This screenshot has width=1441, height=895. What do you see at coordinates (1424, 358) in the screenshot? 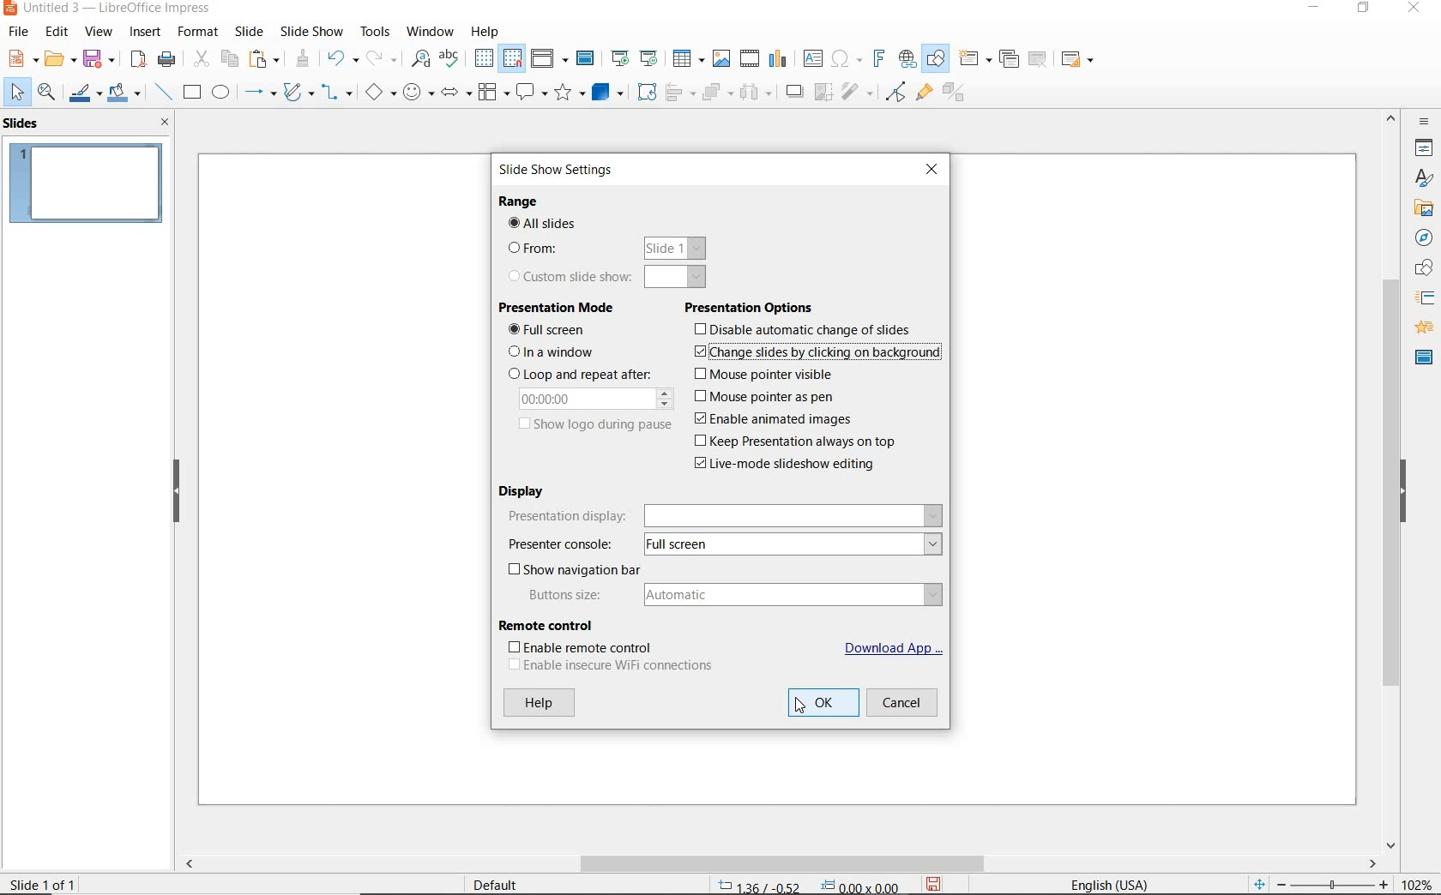
I see `MASTER SLIDES` at bounding box center [1424, 358].